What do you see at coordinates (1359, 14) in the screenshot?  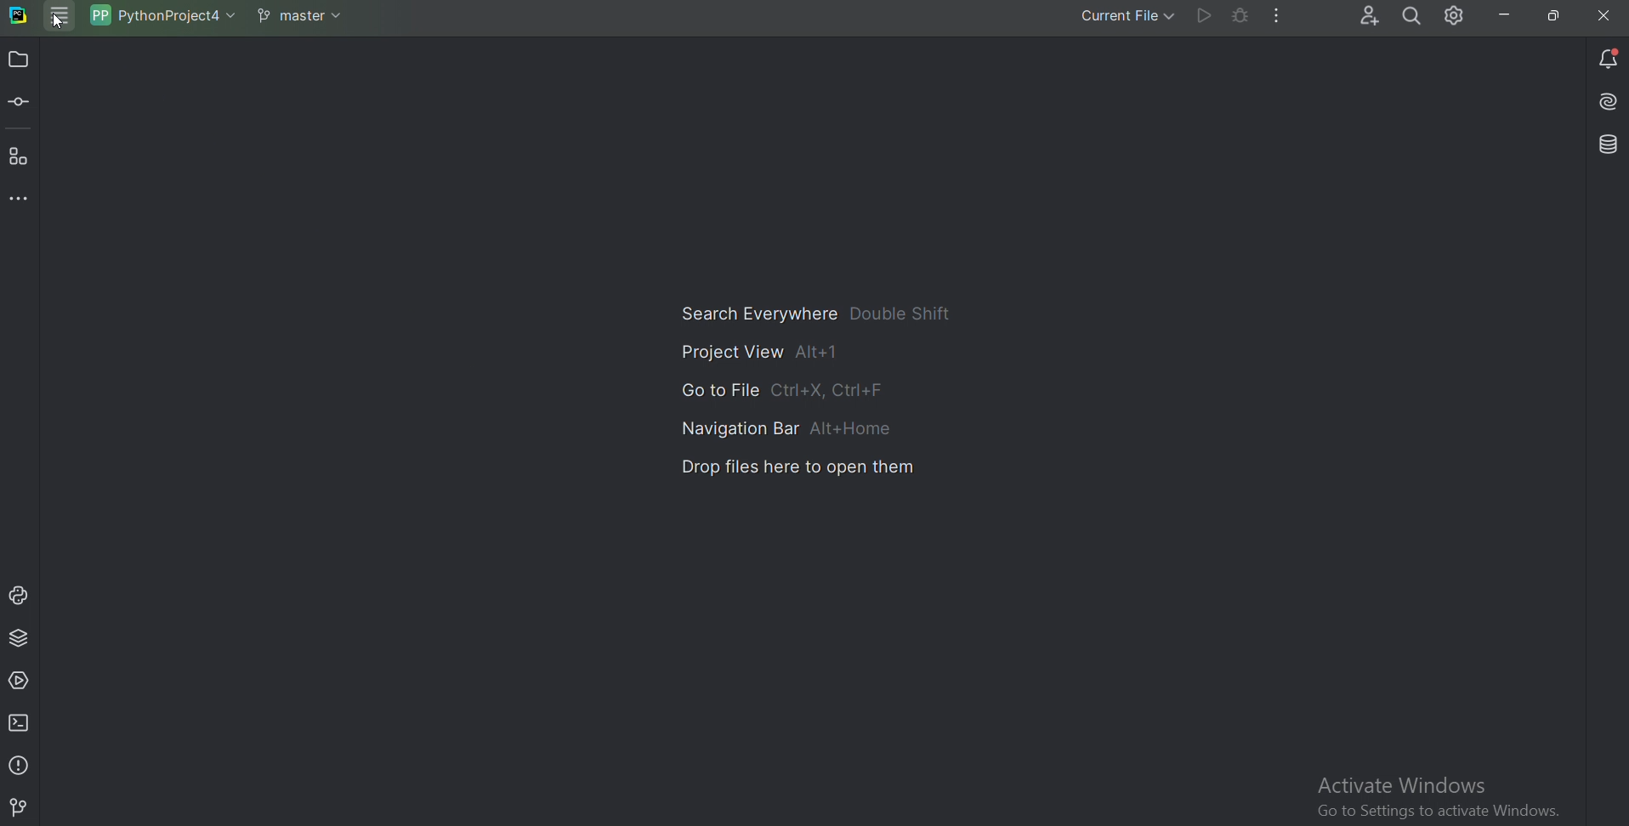 I see `Code with me` at bounding box center [1359, 14].